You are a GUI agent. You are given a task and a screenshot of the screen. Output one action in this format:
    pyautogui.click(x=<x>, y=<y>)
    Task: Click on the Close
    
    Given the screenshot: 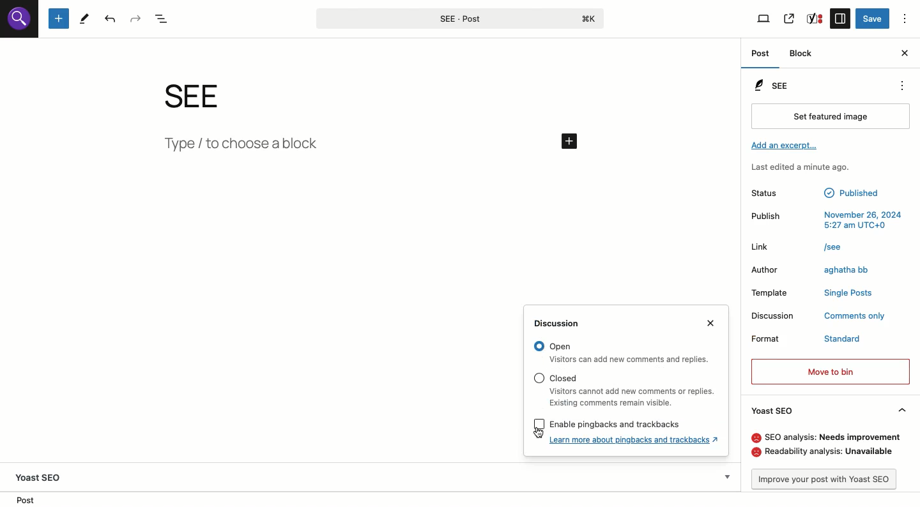 What is the action you would take?
    pyautogui.click(x=905, y=54)
    